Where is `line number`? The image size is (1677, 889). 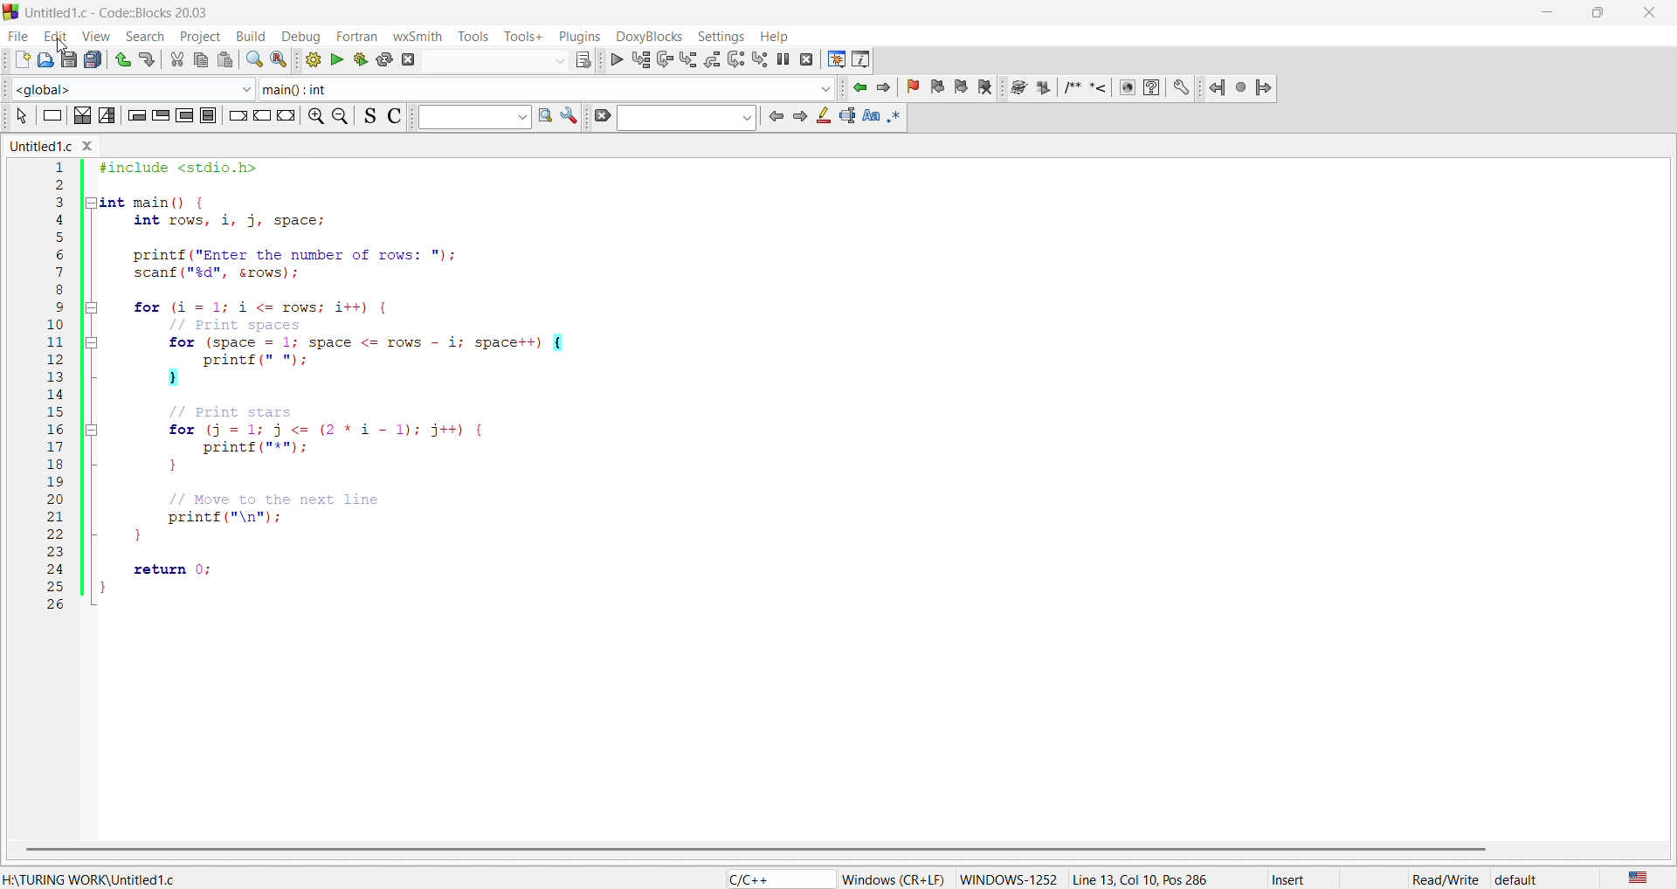 line number is located at coordinates (56, 388).